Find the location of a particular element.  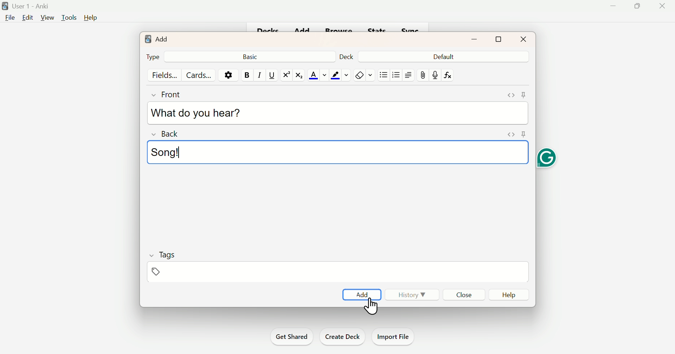

Right side is located at coordinates (408, 75).